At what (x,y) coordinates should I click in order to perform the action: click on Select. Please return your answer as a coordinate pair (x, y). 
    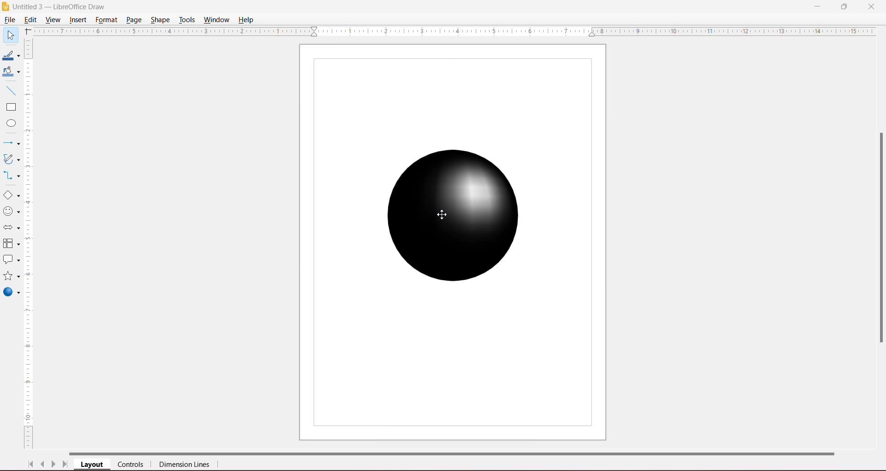
    Looking at the image, I should click on (10, 35).